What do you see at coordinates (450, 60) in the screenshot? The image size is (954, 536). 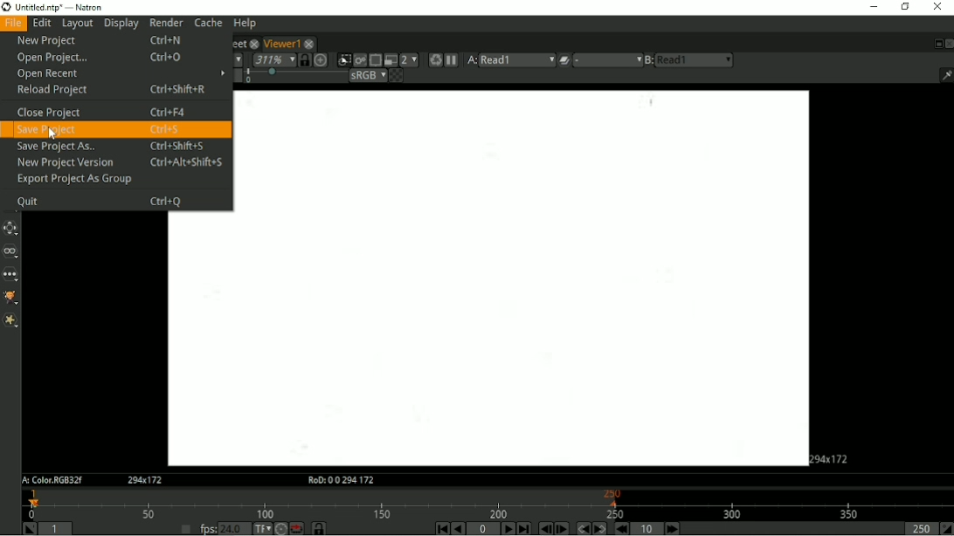 I see `Pause updates` at bounding box center [450, 60].